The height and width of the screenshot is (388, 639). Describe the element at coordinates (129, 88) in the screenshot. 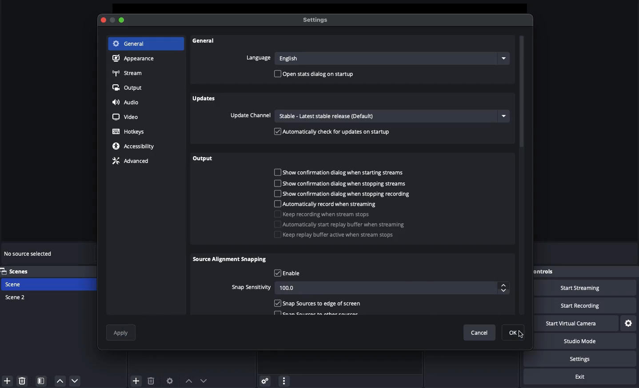

I see `Output` at that location.